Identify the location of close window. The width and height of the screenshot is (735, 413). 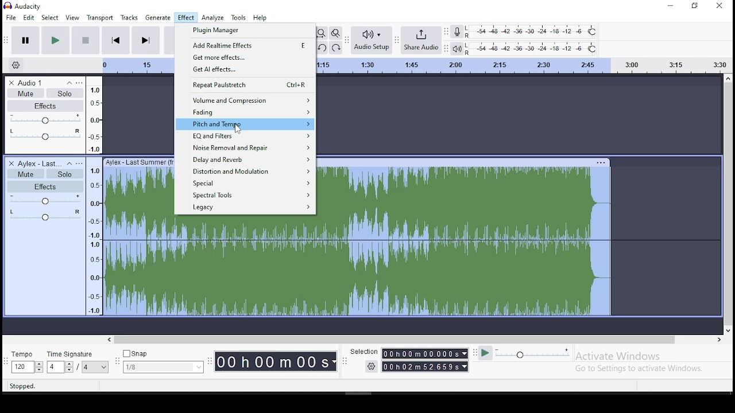
(721, 6).